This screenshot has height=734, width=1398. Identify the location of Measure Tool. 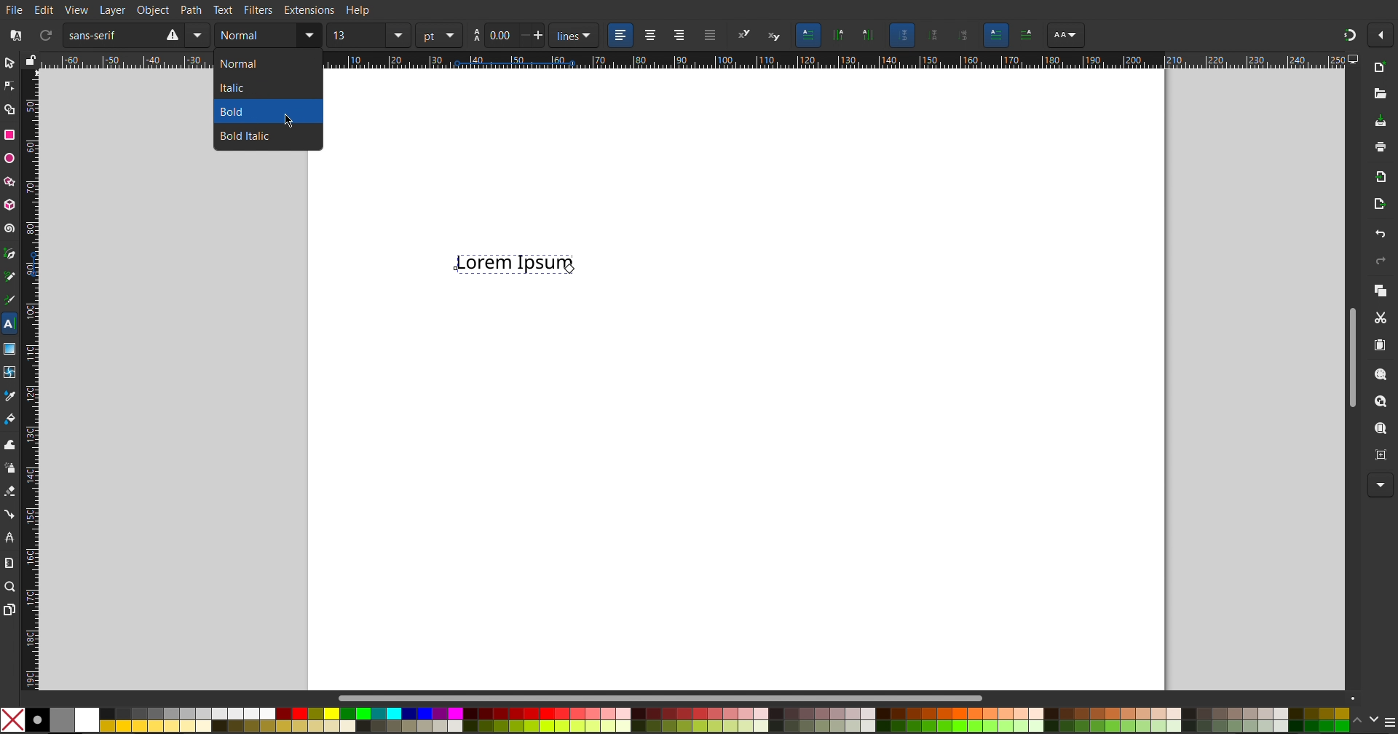
(10, 562).